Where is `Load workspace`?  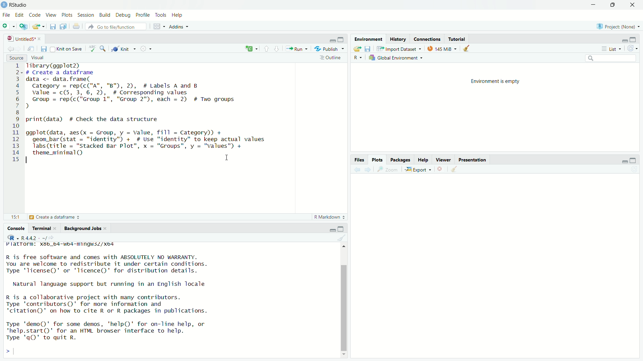
Load workspace is located at coordinates (357, 48).